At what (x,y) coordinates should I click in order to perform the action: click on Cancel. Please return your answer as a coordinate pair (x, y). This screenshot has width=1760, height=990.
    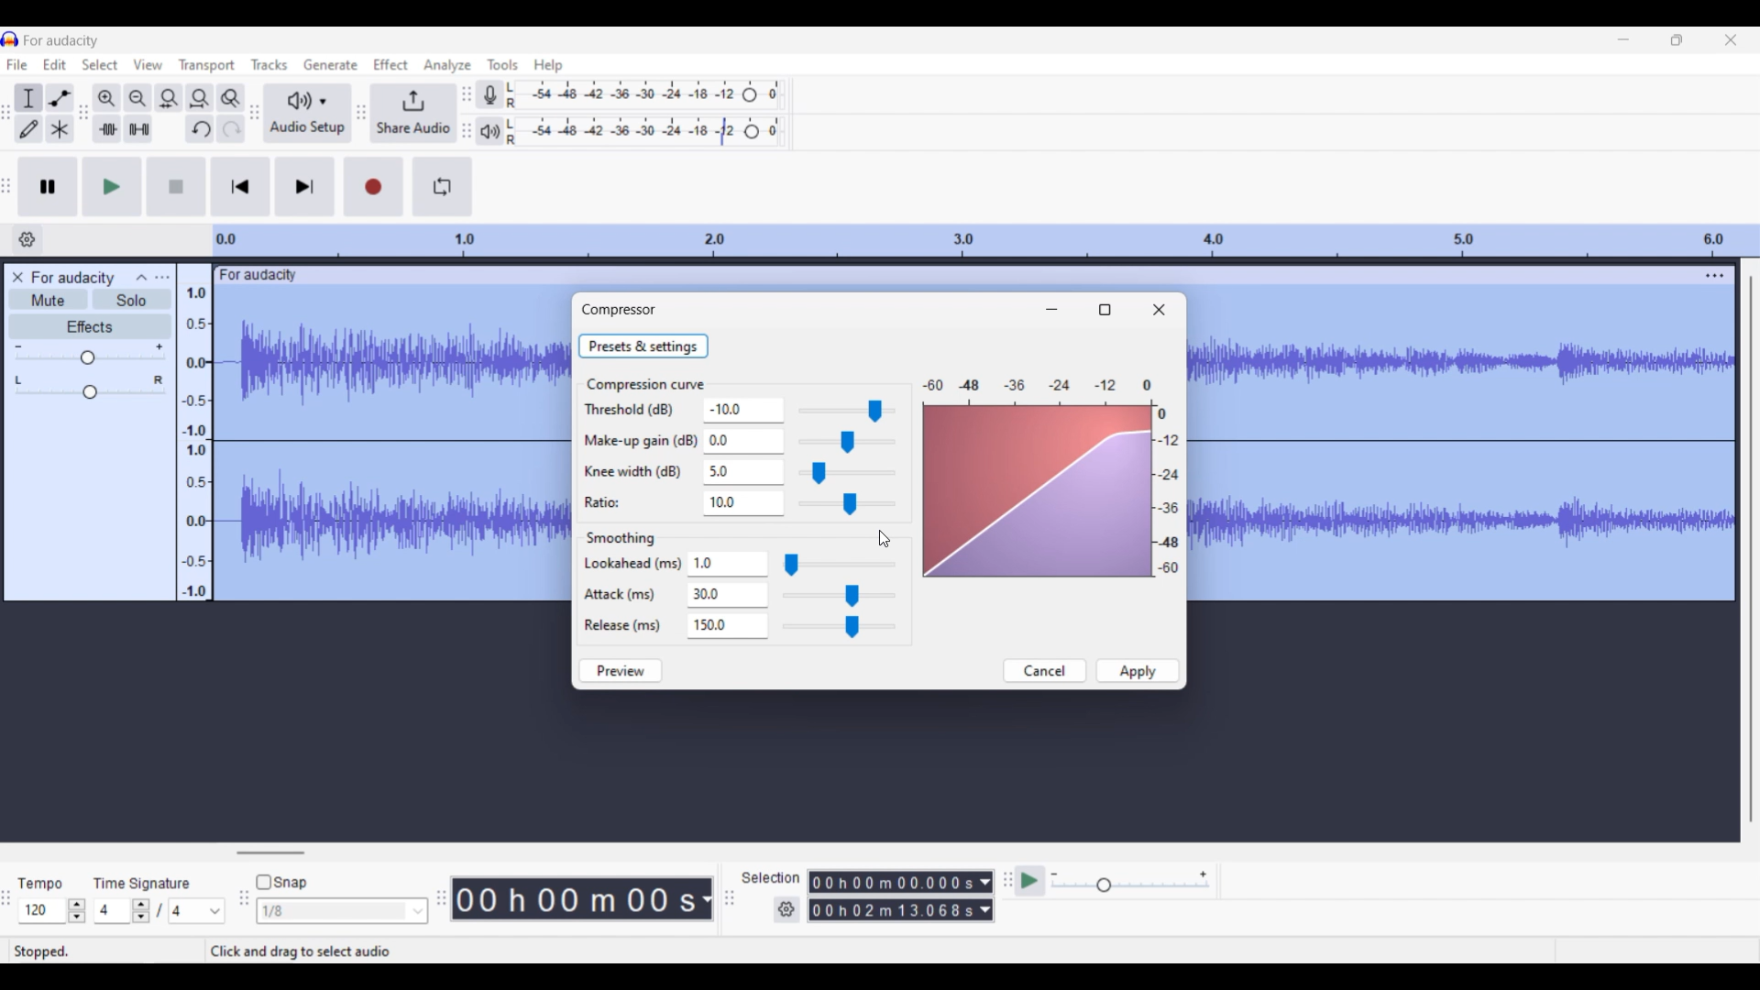
    Looking at the image, I should click on (1046, 671).